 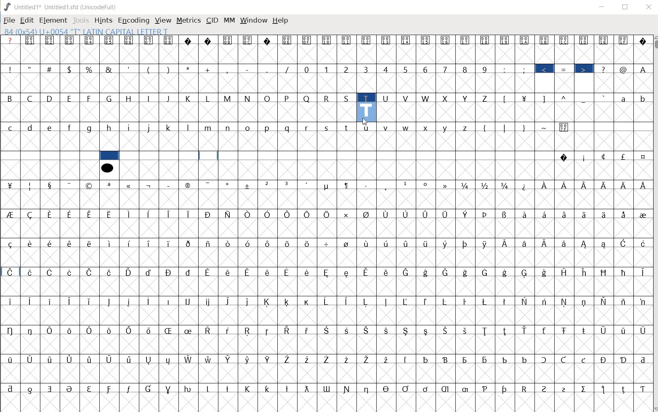 I want to click on Symbol, so click(x=525, y=388).